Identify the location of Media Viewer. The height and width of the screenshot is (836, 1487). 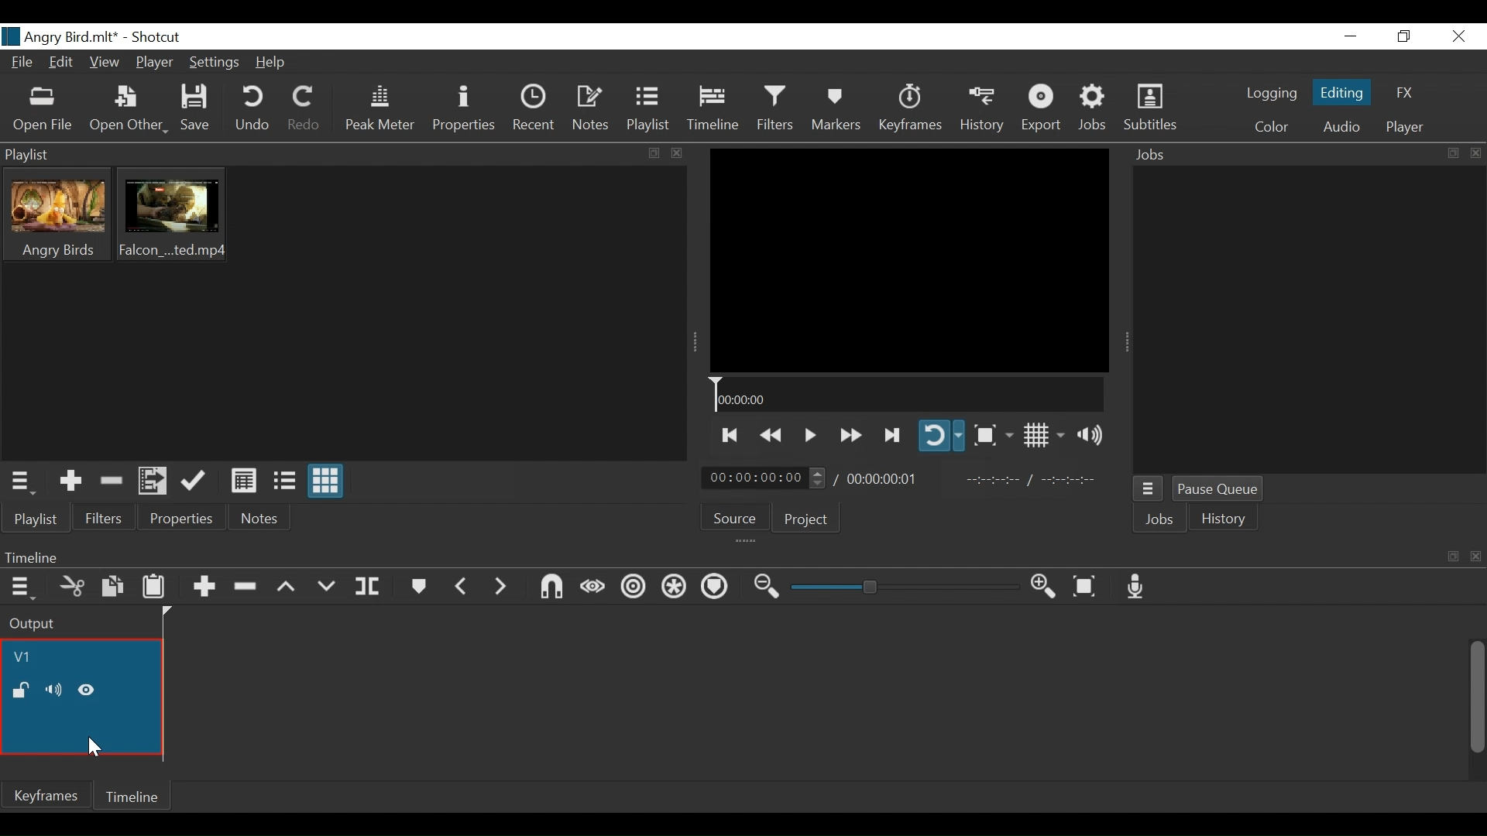
(909, 260).